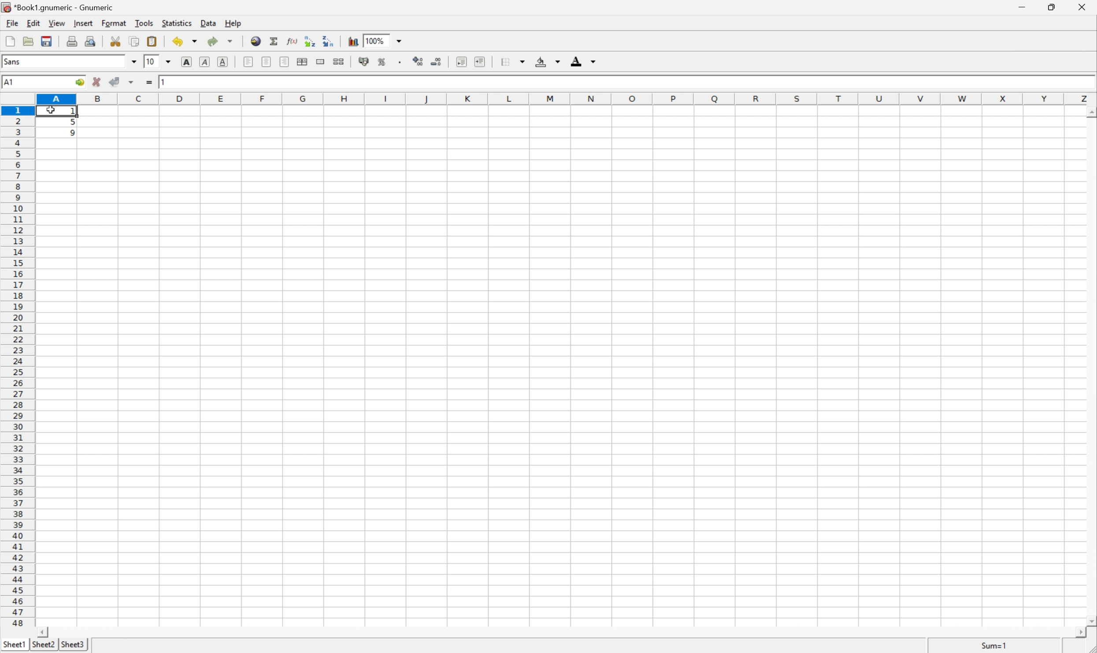  What do you see at coordinates (70, 40) in the screenshot?
I see `print` at bounding box center [70, 40].